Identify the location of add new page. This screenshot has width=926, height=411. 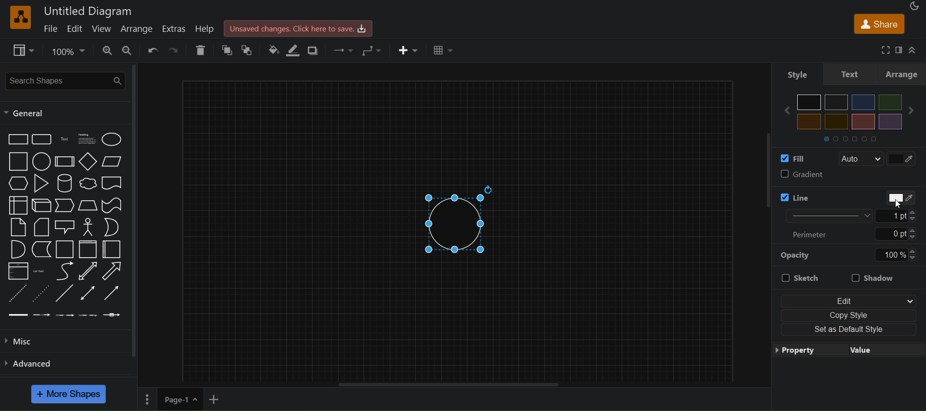
(217, 397).